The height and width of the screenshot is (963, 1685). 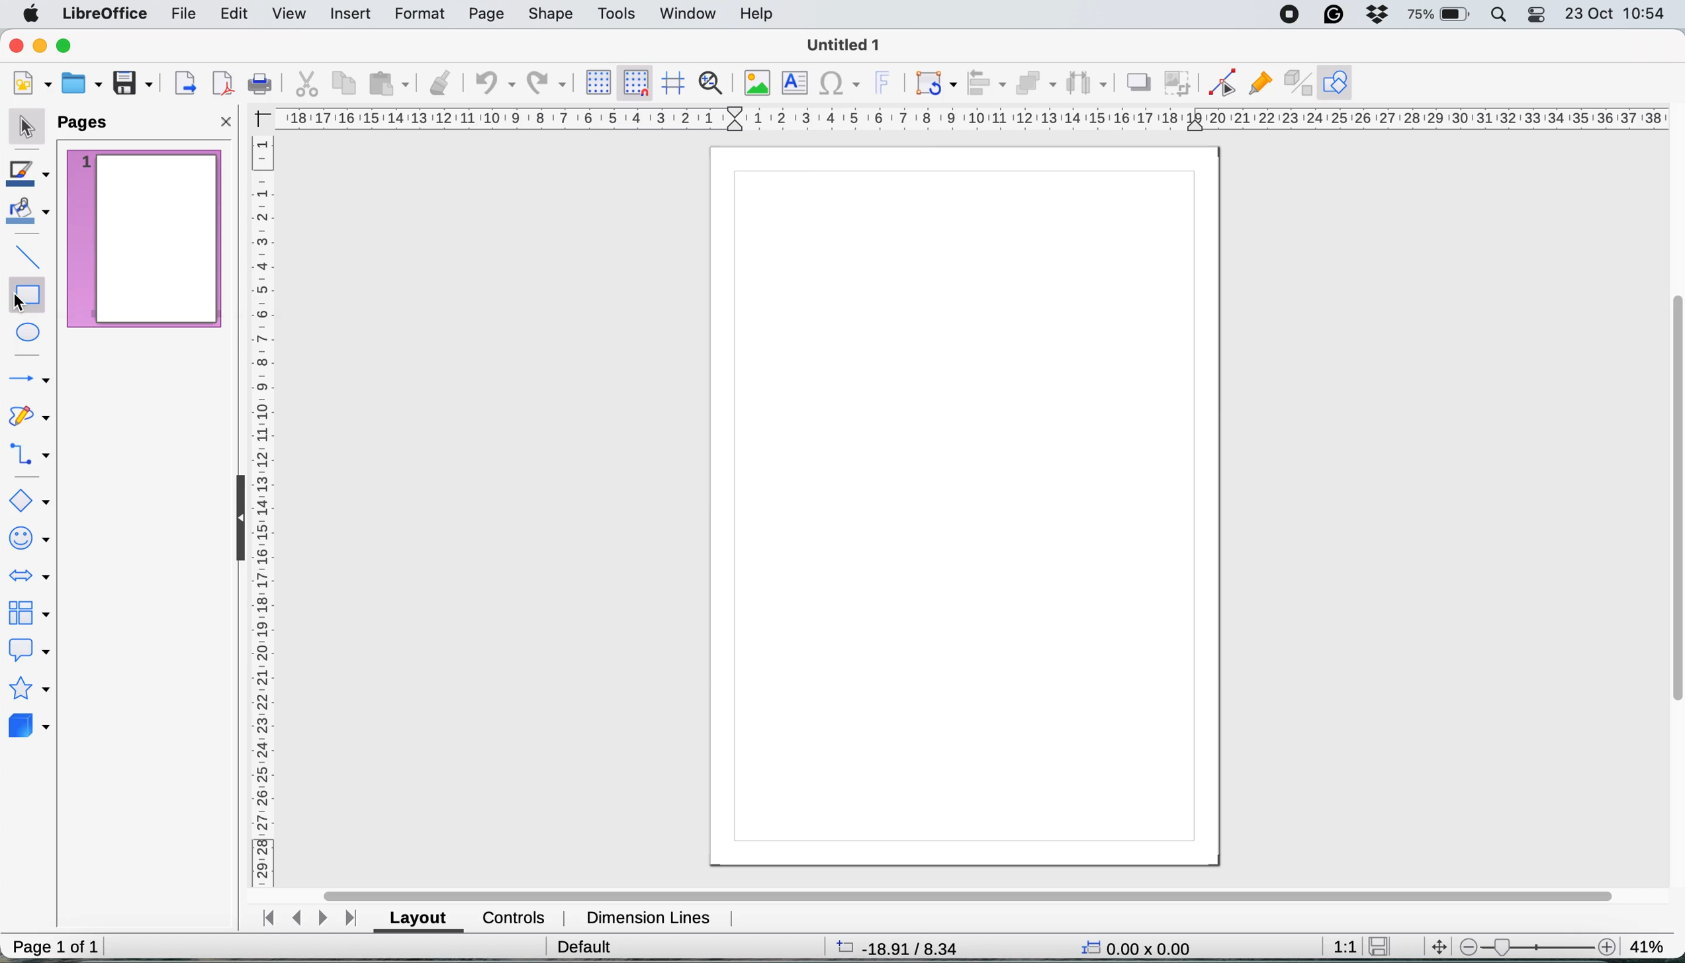 What do you see at coordinates (30, 456) in the screenshot?
I see `connectors` at bounding box center [30, 456].